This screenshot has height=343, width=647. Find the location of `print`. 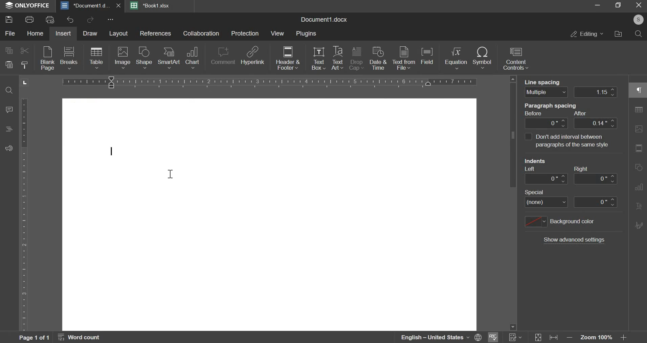

print is located at coordinates (29, 20).